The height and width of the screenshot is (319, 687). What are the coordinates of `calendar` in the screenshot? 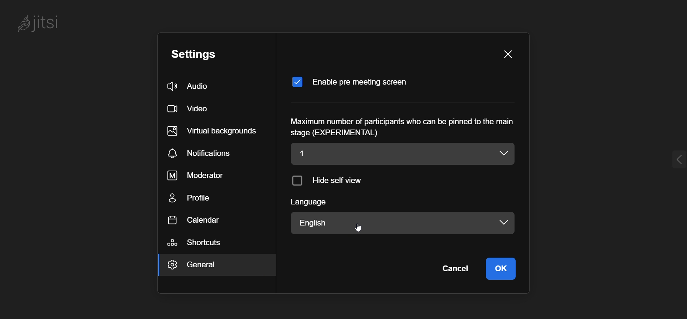 It's located at (198, 221).